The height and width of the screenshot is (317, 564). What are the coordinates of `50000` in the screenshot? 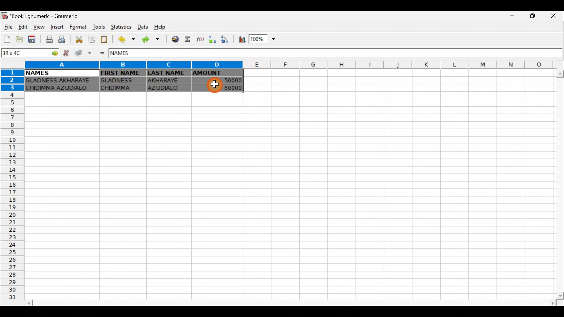 It's located at (224, 81).